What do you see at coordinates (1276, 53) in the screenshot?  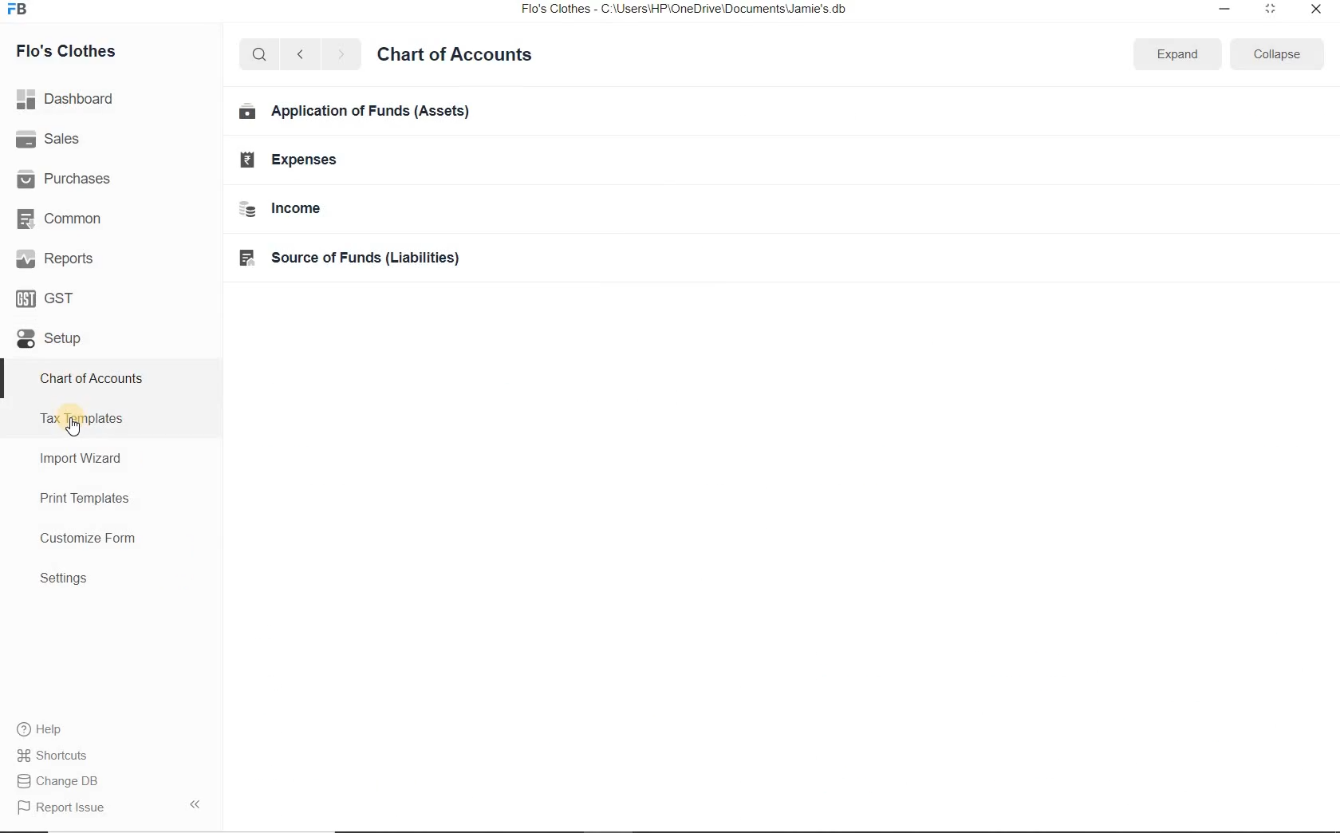 I see `Collapse` at bounding box center [1276, 53].